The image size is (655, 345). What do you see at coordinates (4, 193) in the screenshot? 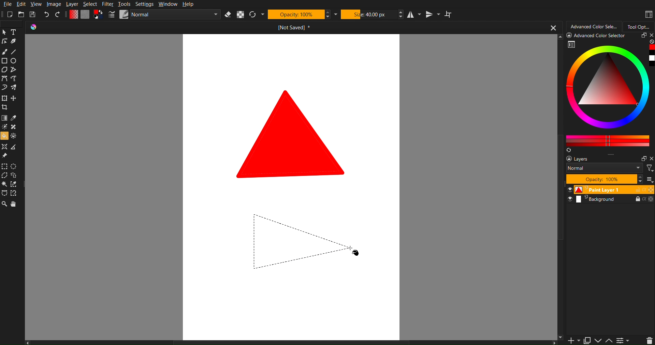
I see `selection free shape` at bounding box center [4, 193].